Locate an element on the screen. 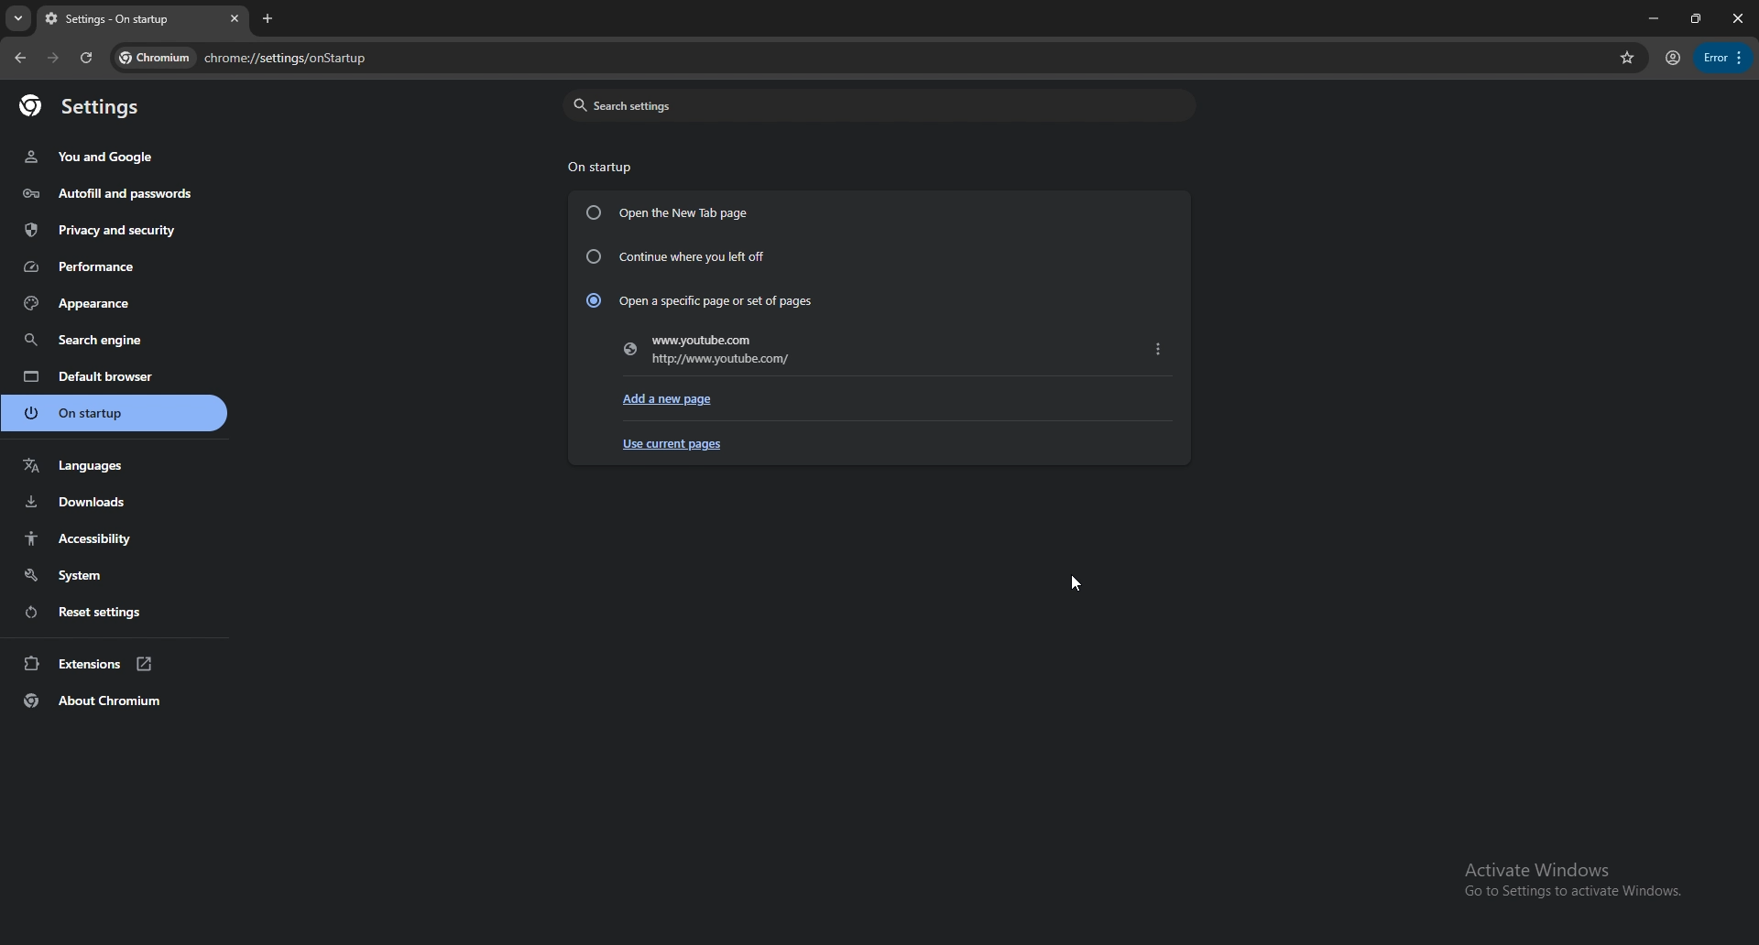  open a specific page or set of pages is located at coordinates (697, 299).